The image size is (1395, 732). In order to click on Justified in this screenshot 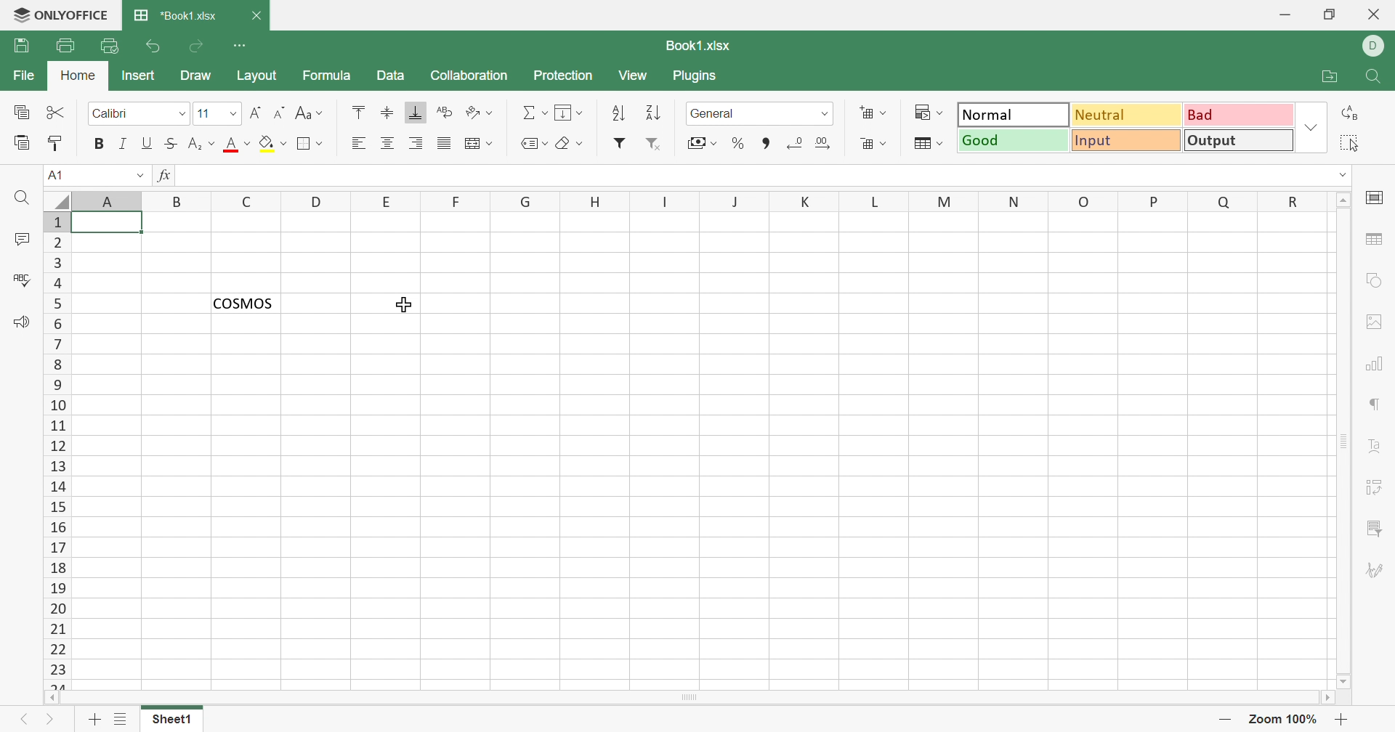, I will do `click(444, 145)`.